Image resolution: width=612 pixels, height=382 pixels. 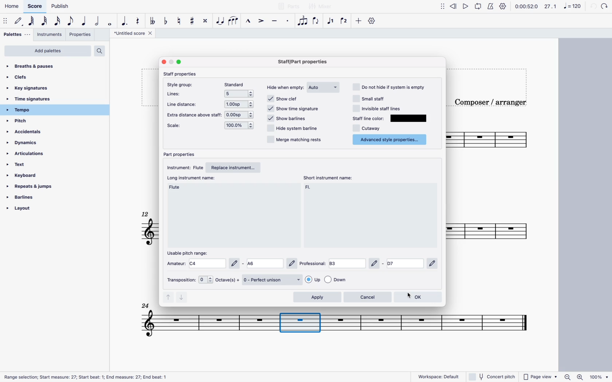 What do you see at coordinates (562, 7) in the screenshot?
I see `scale` at bounding box center [562, 7].